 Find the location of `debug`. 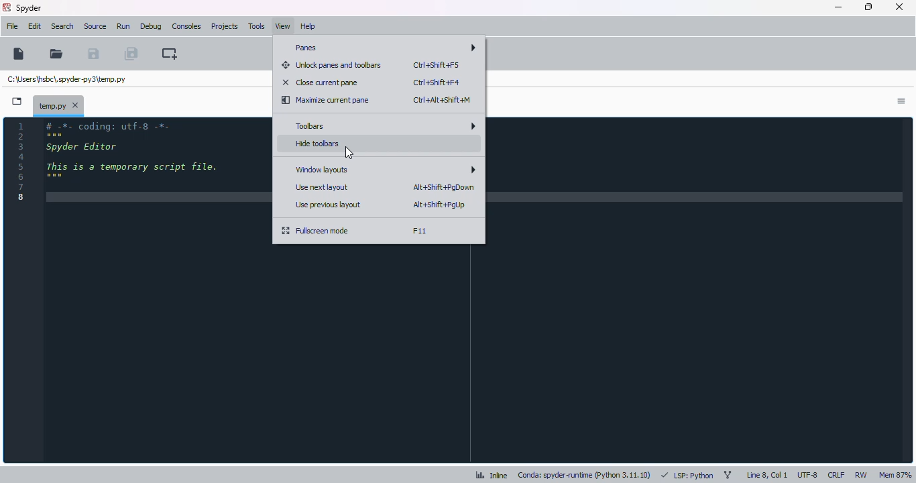

debug is located at coordinates (151, 26).